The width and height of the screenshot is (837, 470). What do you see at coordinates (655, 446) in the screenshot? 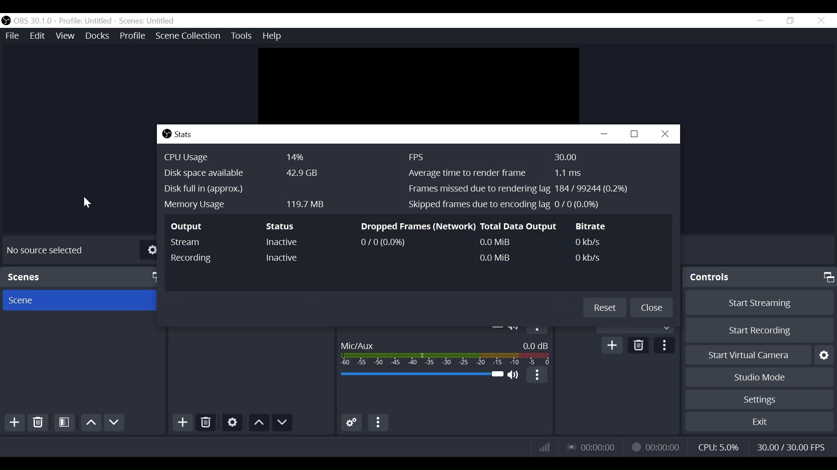
I see `Recording Status` at bounding box center [655, 446].